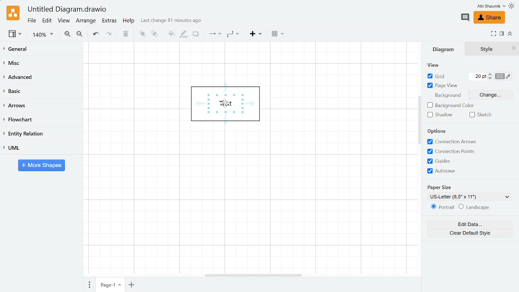 This screenshot has height=292, width=519. I want to click on Increase grid pt, so click(491, 74).